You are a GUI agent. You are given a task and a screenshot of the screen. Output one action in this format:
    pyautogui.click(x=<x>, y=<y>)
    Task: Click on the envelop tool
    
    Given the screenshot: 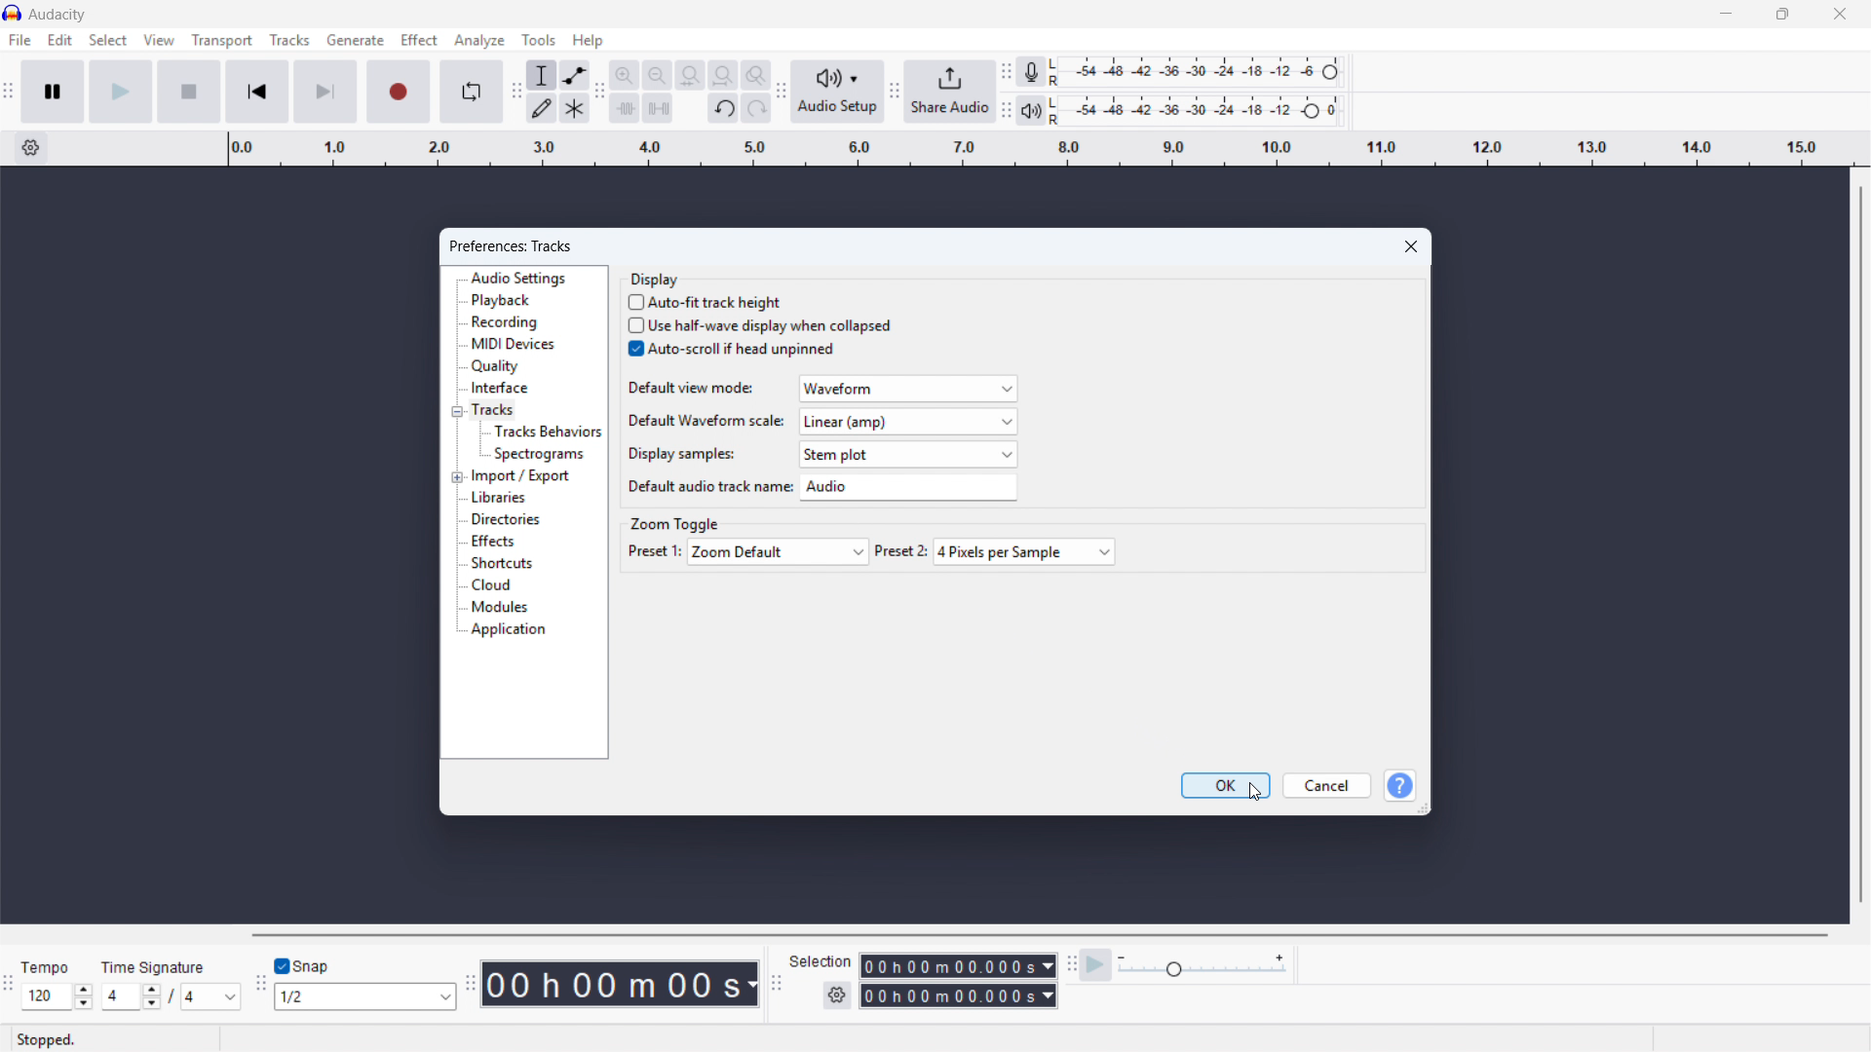 What is the action you would take?
    pyautogui.click(x=575, y=74)
    